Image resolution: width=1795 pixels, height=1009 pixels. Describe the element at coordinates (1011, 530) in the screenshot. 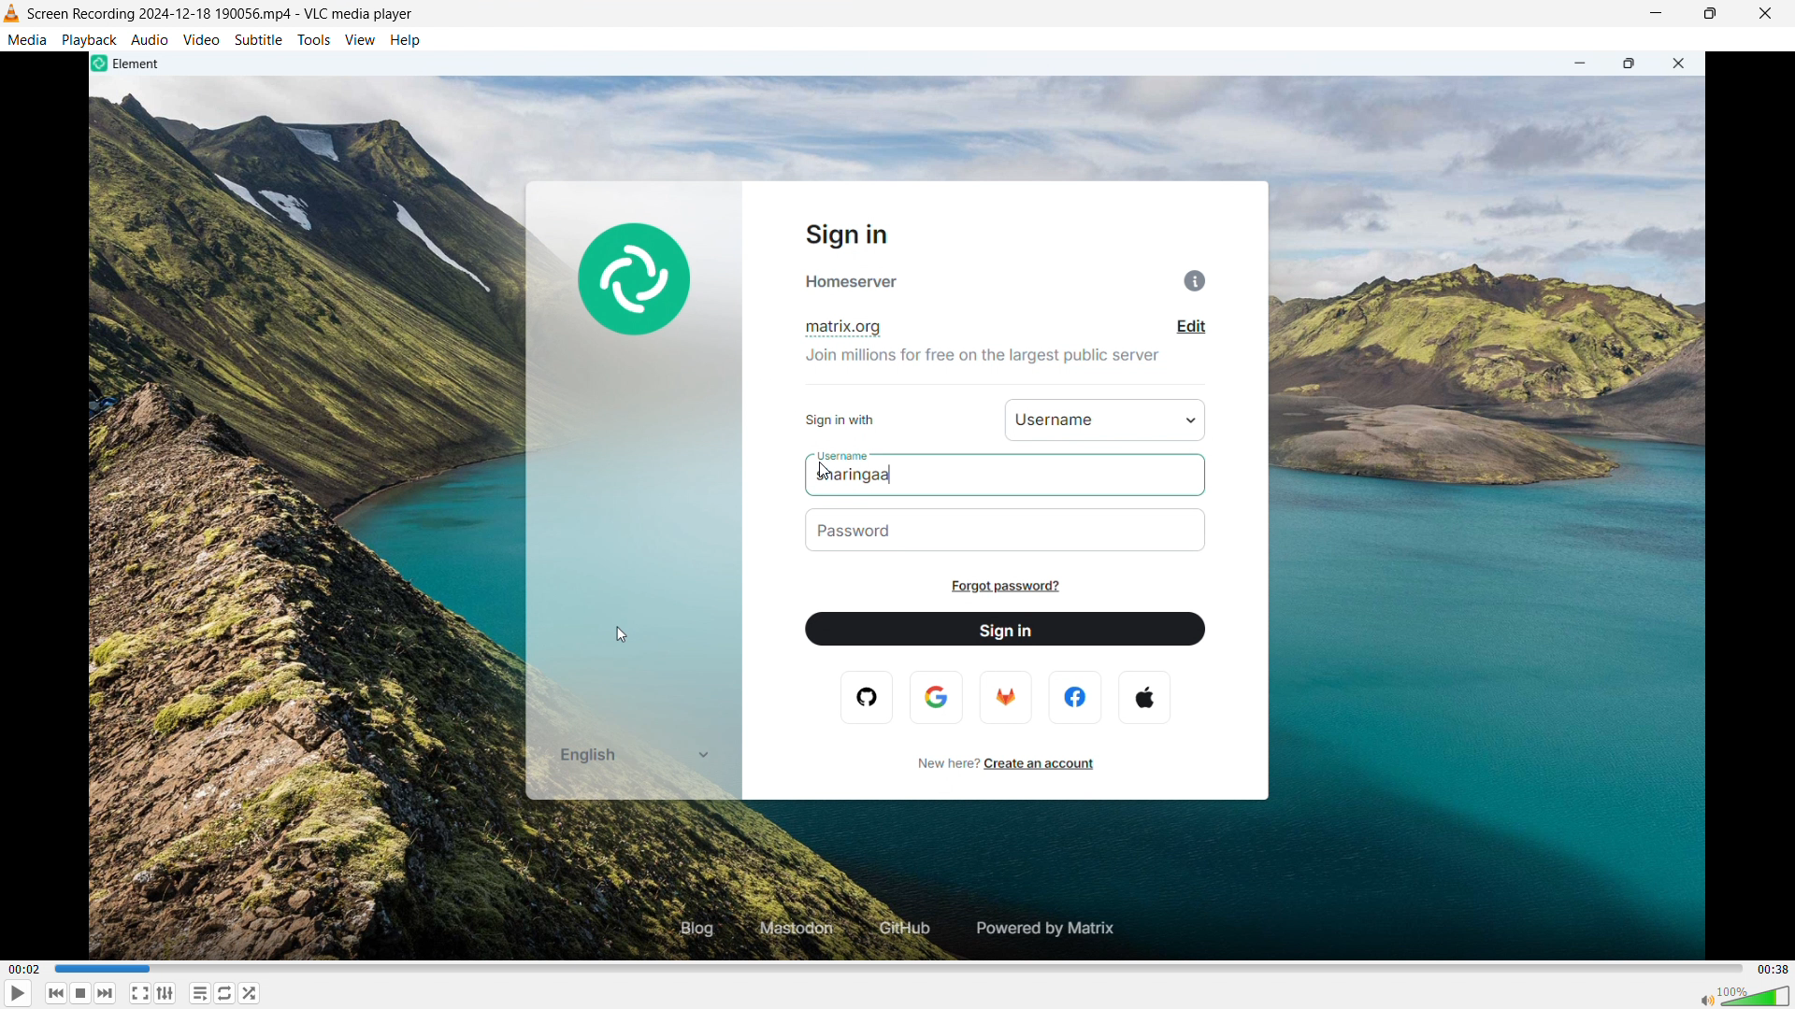

I see `password` at that location.